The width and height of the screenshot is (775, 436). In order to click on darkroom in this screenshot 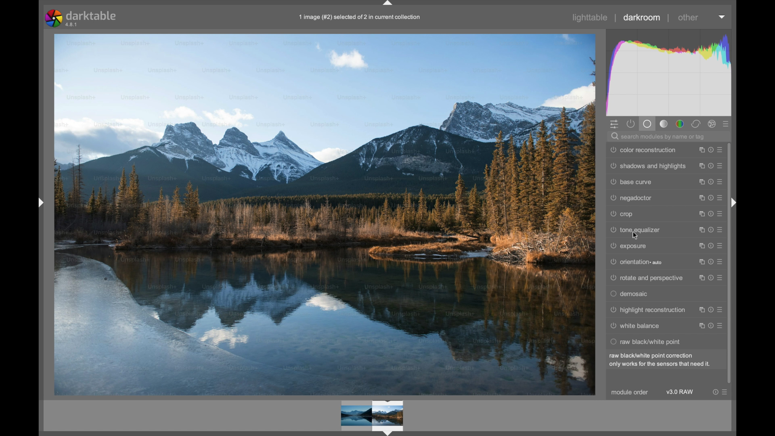, I will do `click(642, 18)`.